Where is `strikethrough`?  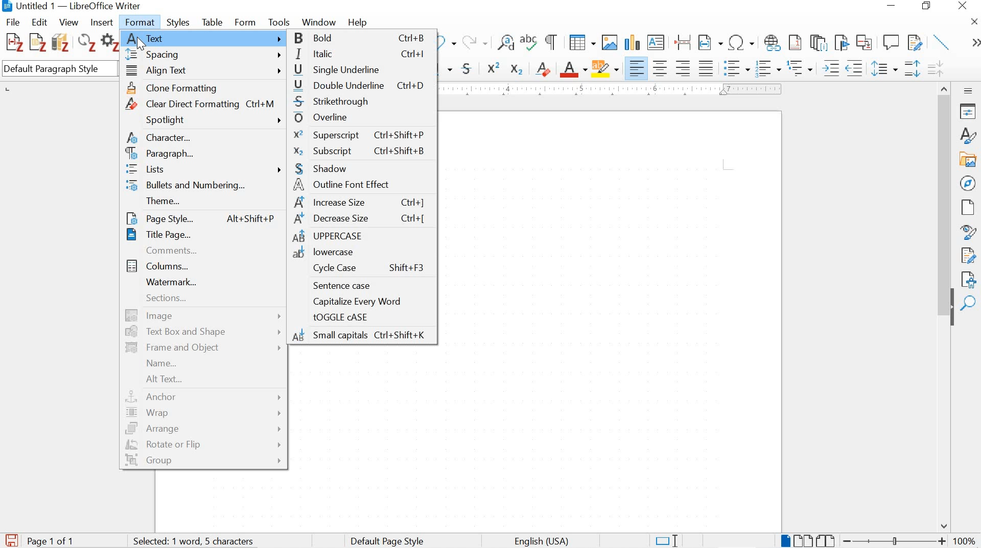
strikethrough is located at coordinates (469, 68).